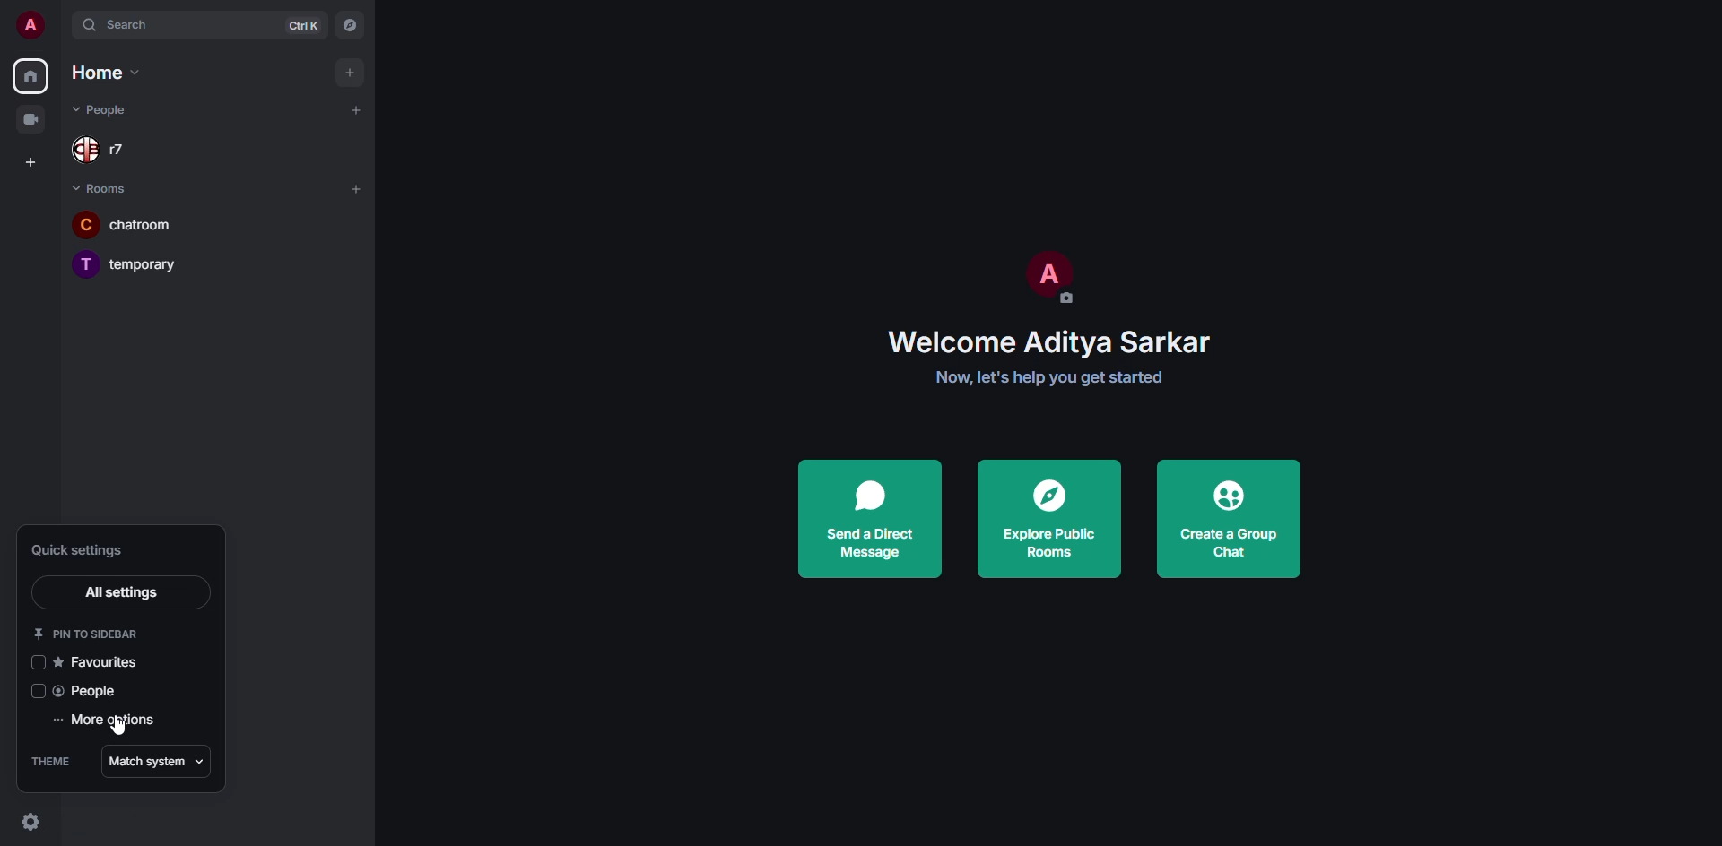  I want to click on add, so click(347, 72).